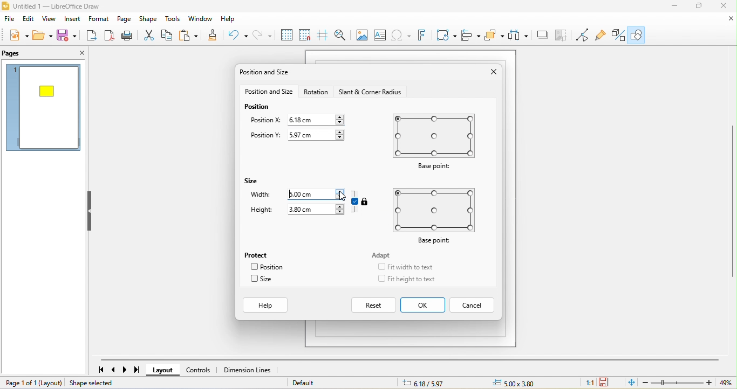  I want to click on width, so click(260, 196).